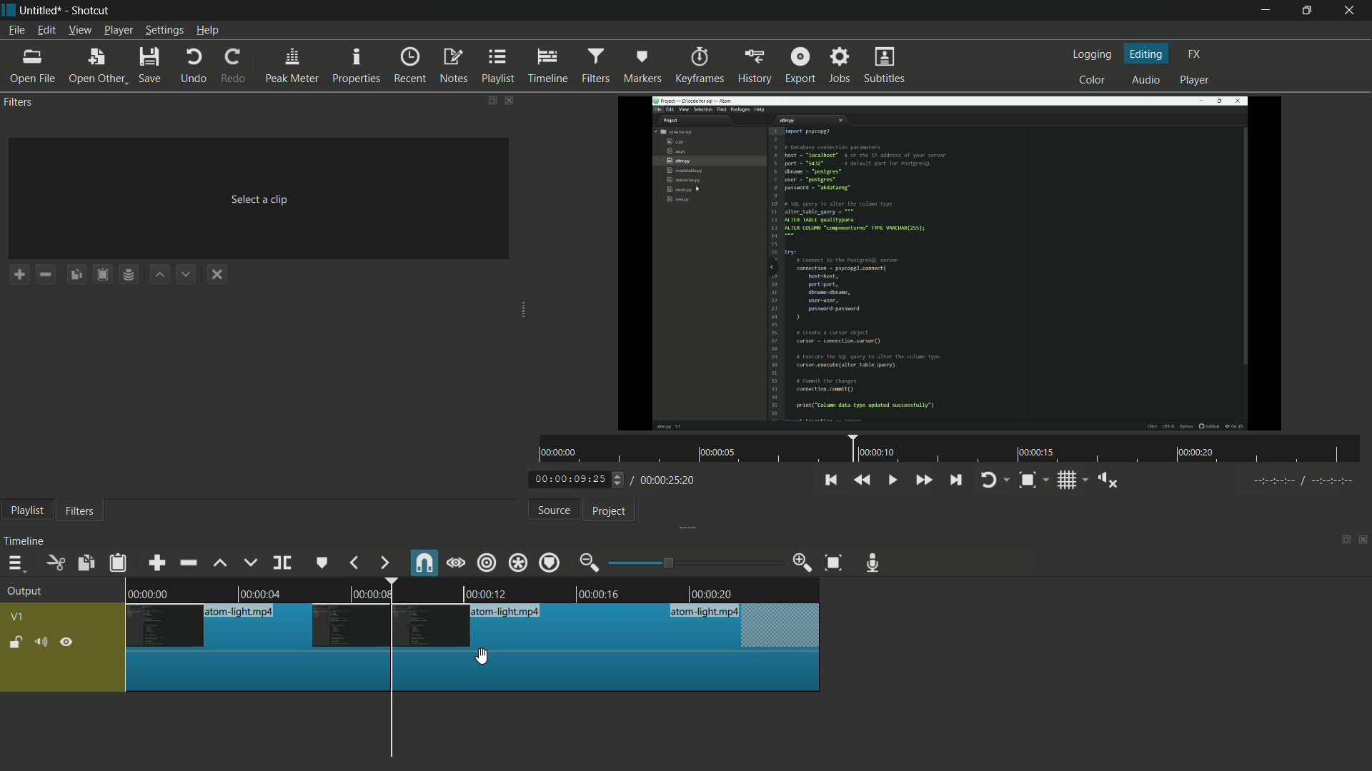  What do you see at coordinates (119, 563) in the screenshot?
I see `paste filters` at bounding box center [119, 563].